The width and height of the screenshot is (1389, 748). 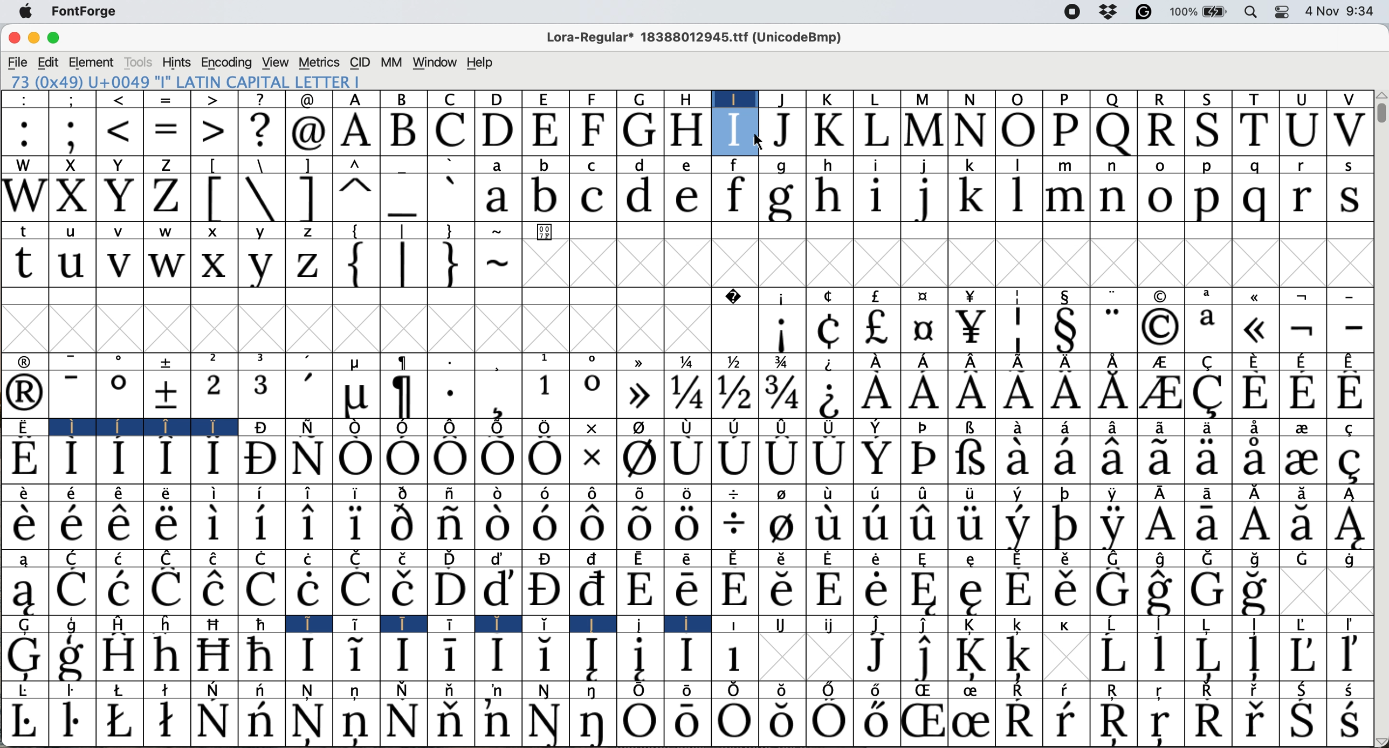 I want to click on Symbol, so click(x=23, y=592).